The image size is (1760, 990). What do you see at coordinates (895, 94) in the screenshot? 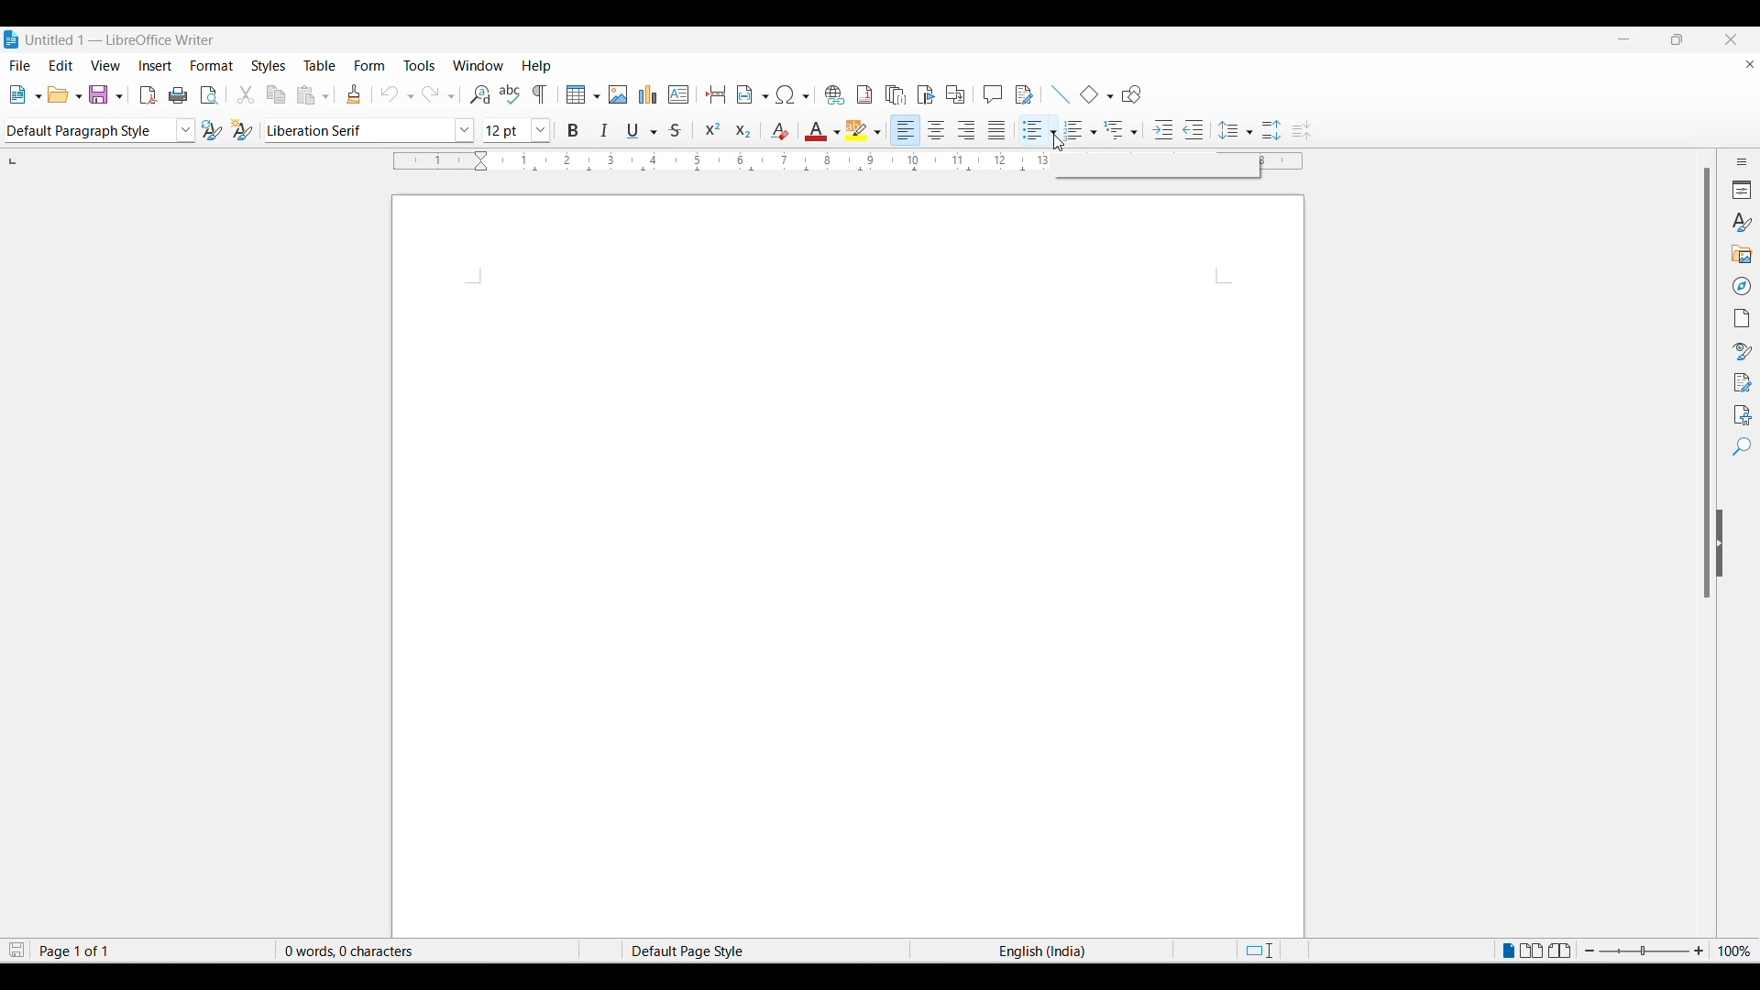
I see `insert endnote` at bounding box center [895, 94].